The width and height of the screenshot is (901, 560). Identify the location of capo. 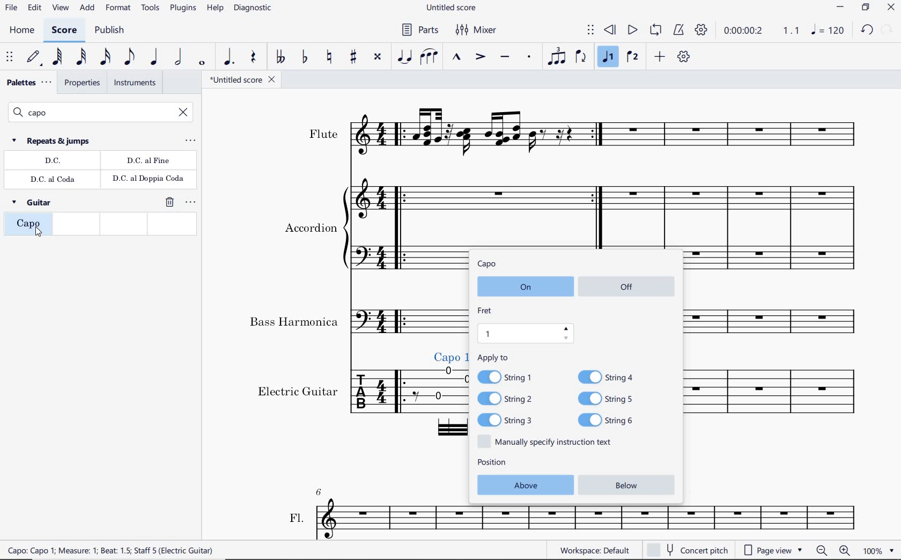
(27, 226).